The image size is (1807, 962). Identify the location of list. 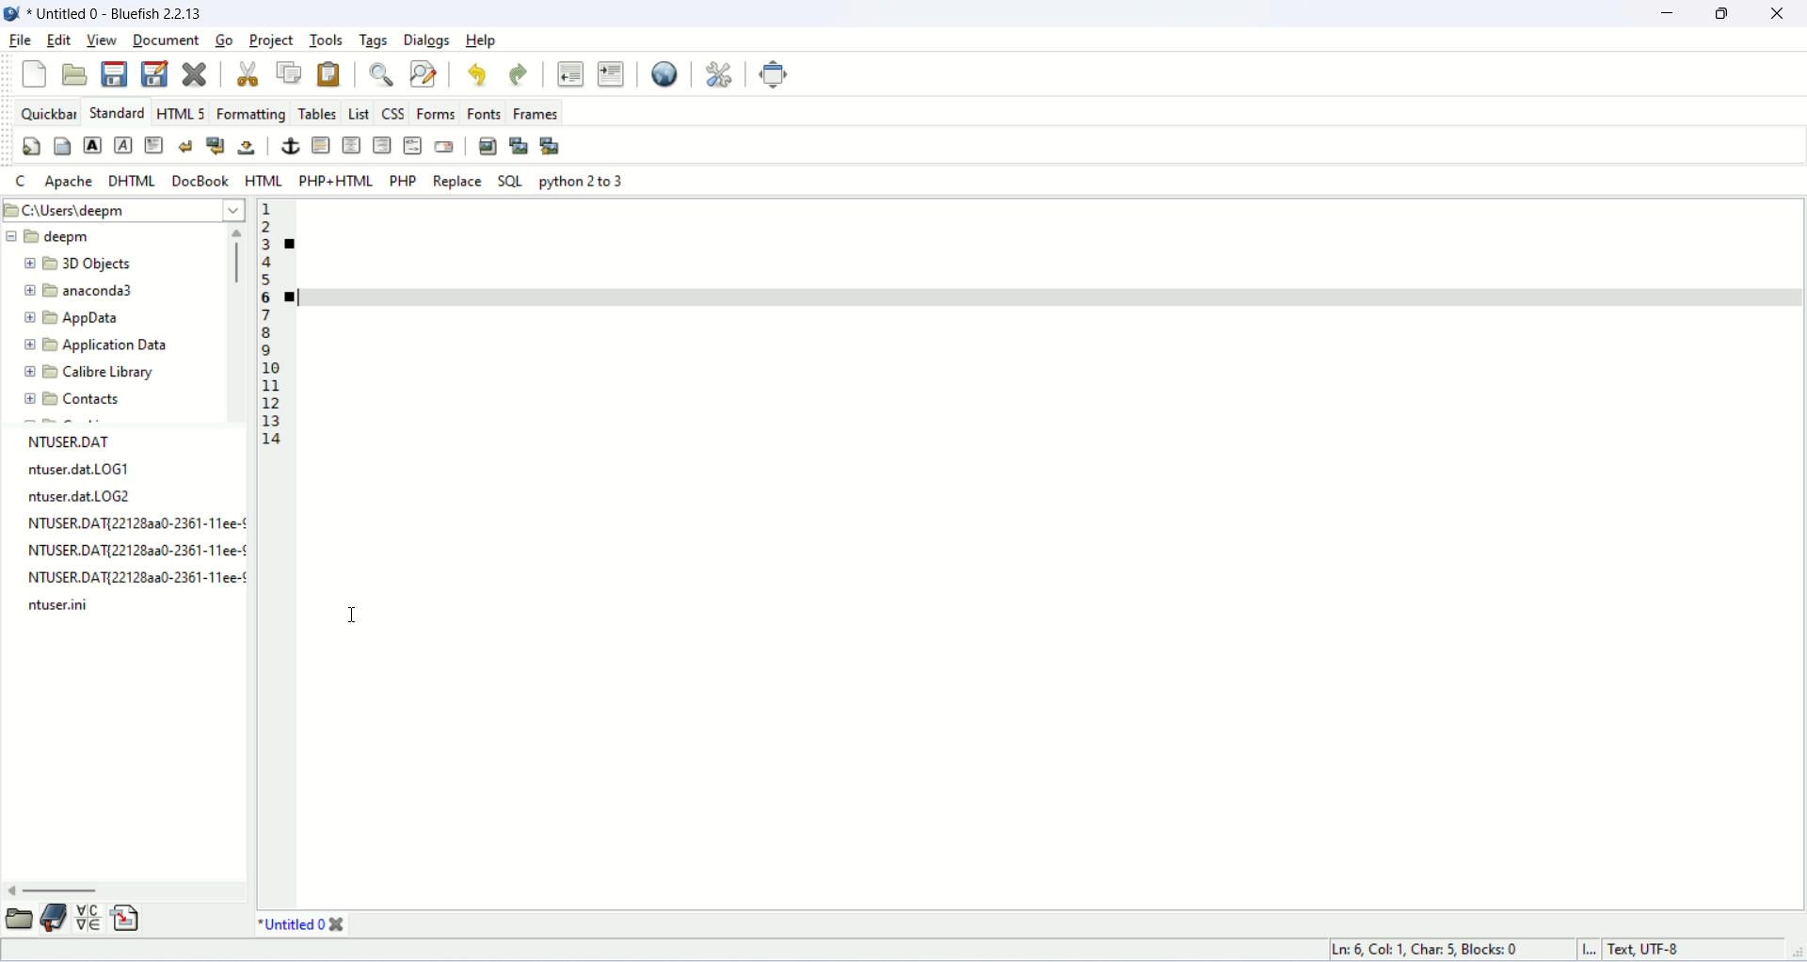
(358, 114).